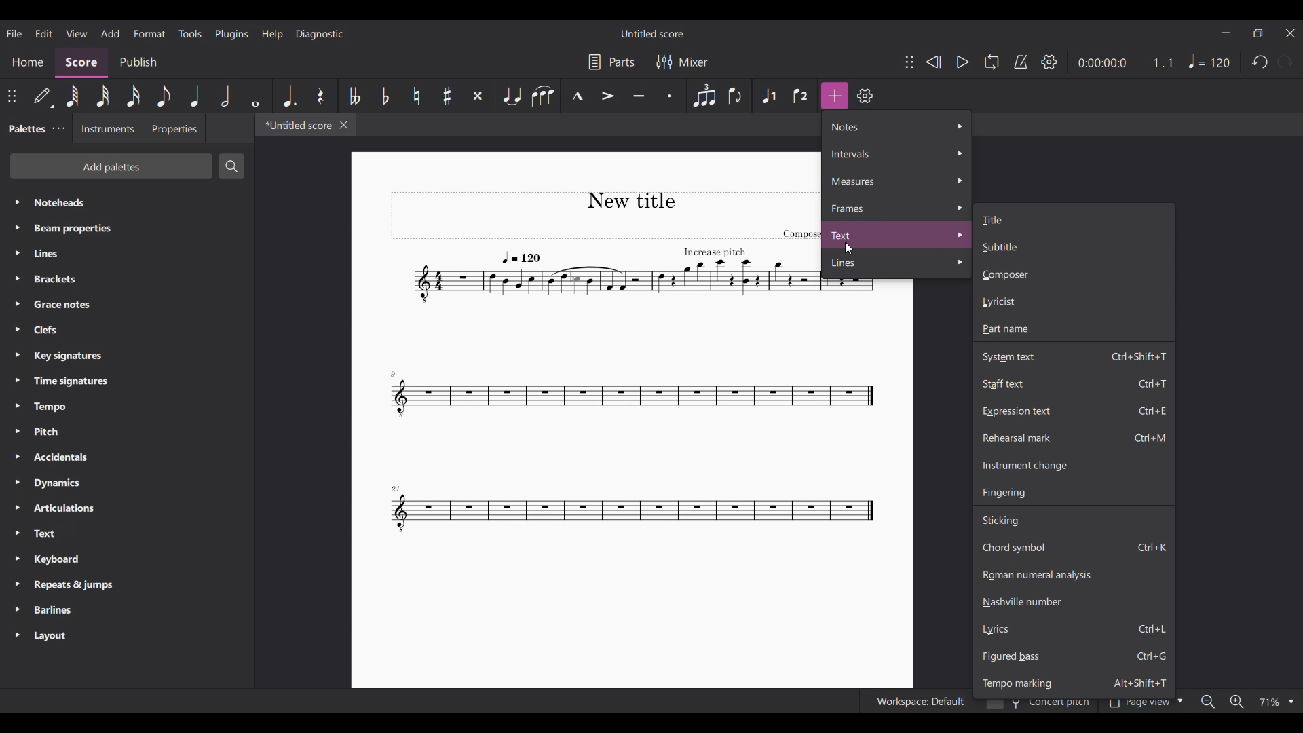 This screenshot has height=733, width=1303. Describe the element at coordinates (933, 62) in the screenshot. I see `Rewind` at that location.